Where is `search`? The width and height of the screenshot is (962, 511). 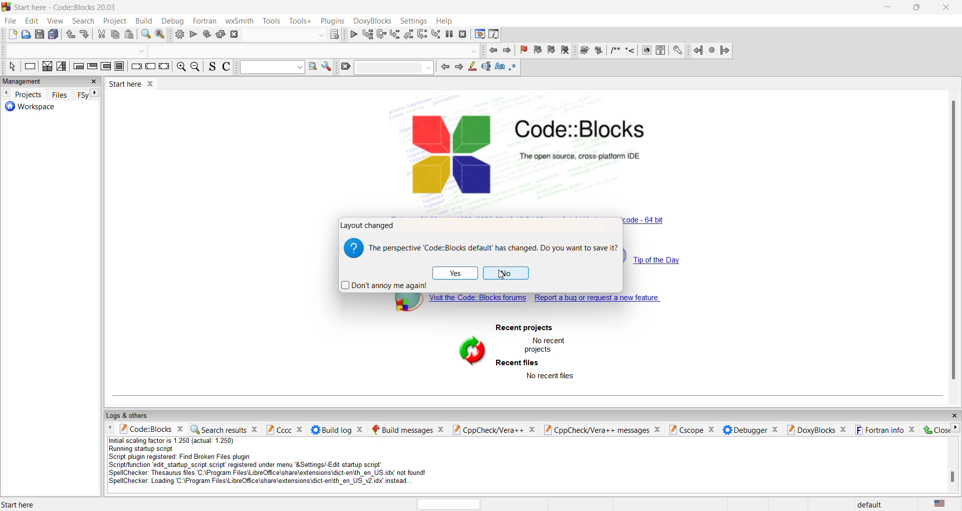
search is located at coordinates (82, 22).